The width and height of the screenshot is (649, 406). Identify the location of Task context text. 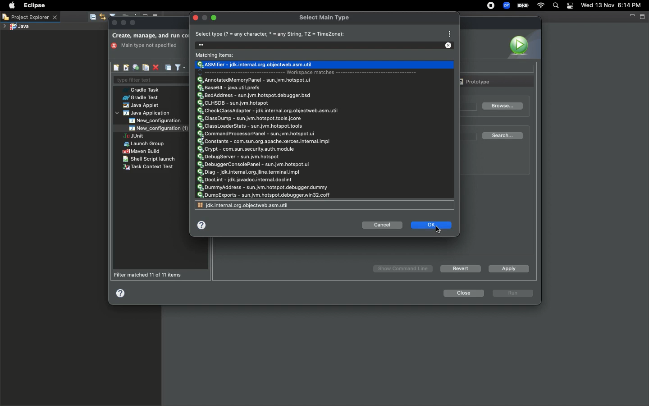
(149, 167).